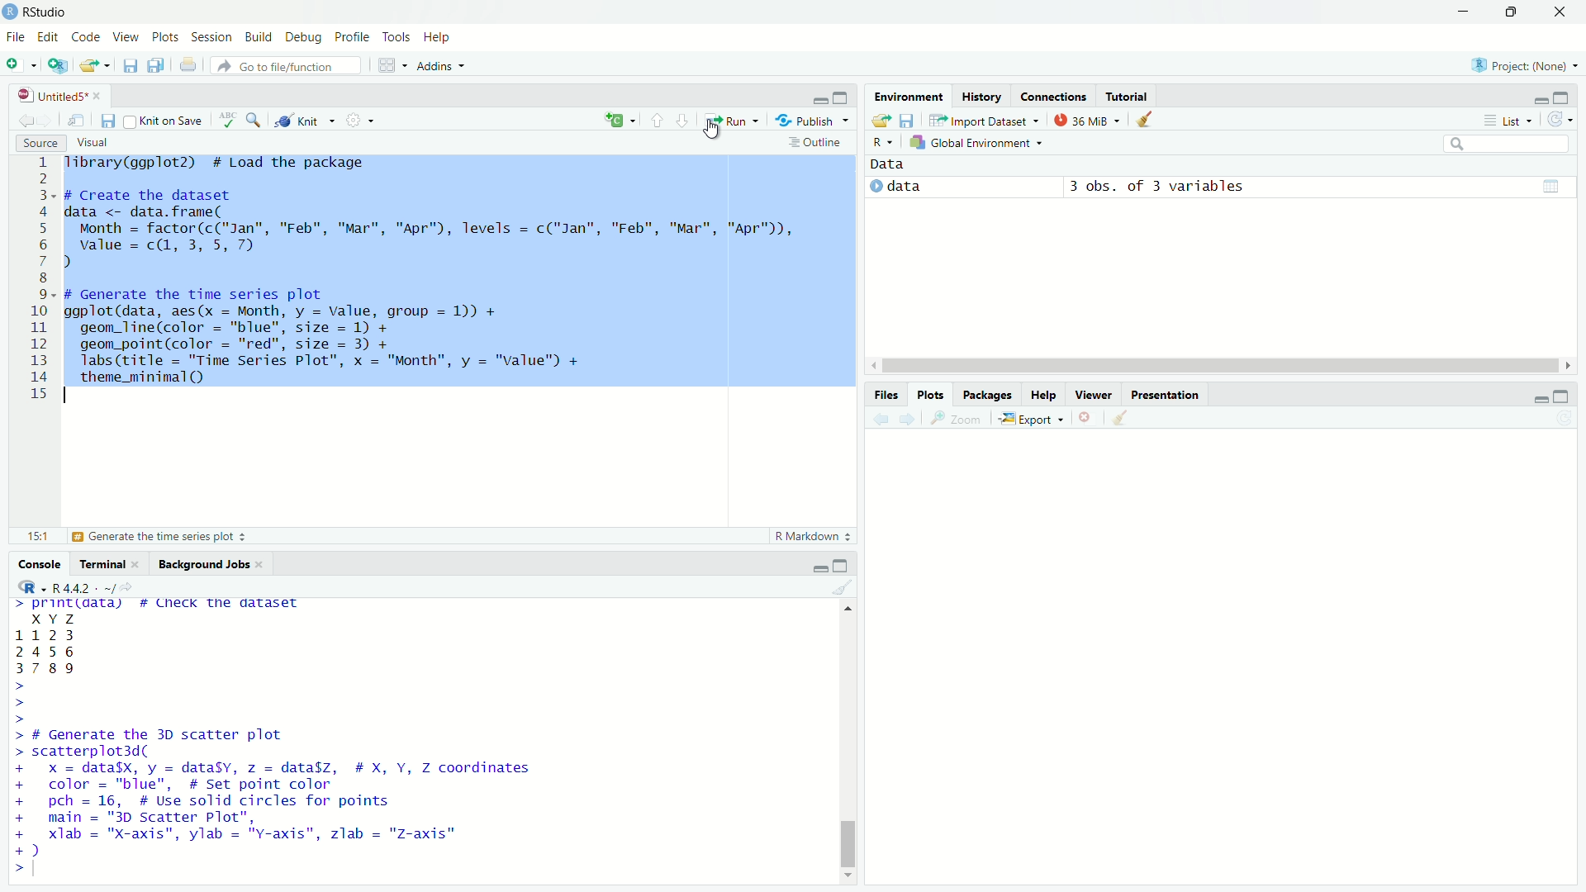 This screenshot has height=892, width=1586. Describe the element at coordinates (1147, 121) in the screenshot. I see `clear objects from the workspace` at that location.